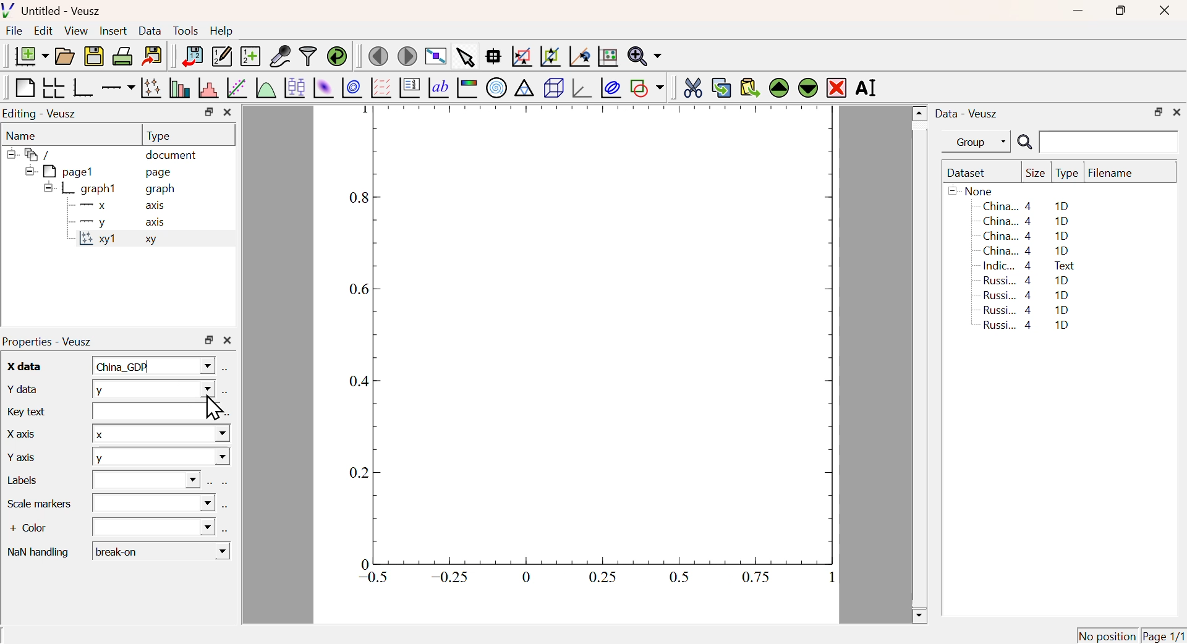  What do you see at coordinates (972, 190) in the screenshot?
I see `None` at bounding box center [972, 190].